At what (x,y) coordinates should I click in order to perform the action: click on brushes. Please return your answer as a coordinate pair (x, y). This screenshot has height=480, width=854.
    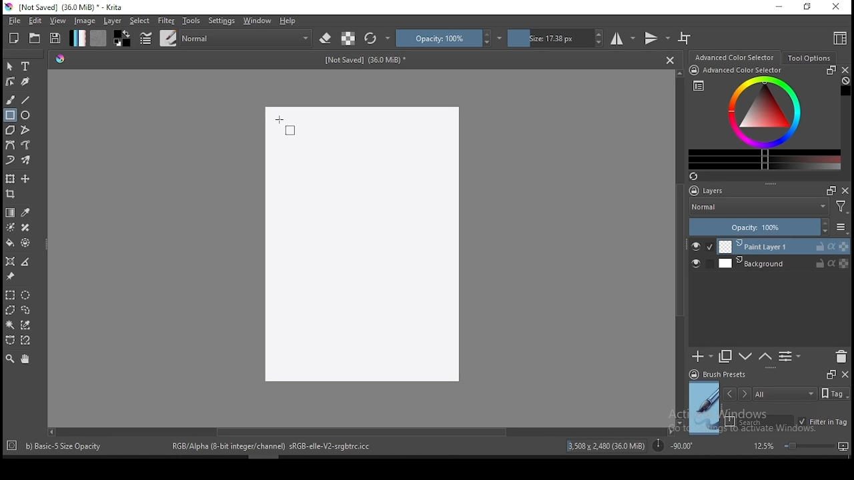
    Looking at the image, I should click on (168, 38).